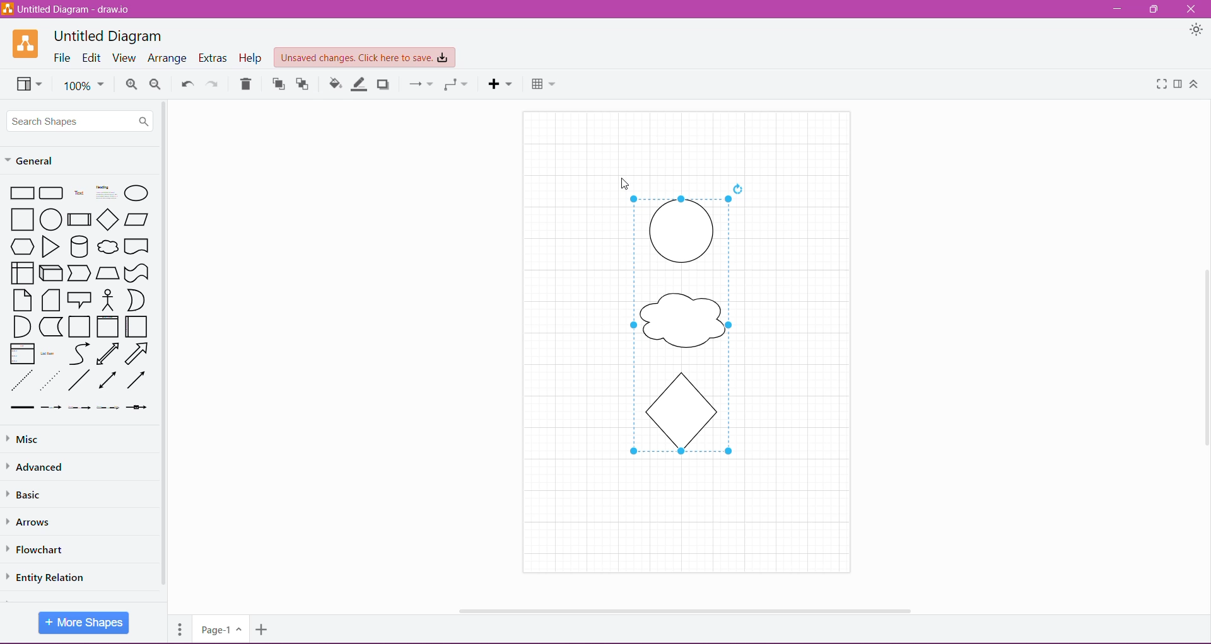 The image size is (1211, 644). I want to click on Fullscreen, so click(1159, 84).